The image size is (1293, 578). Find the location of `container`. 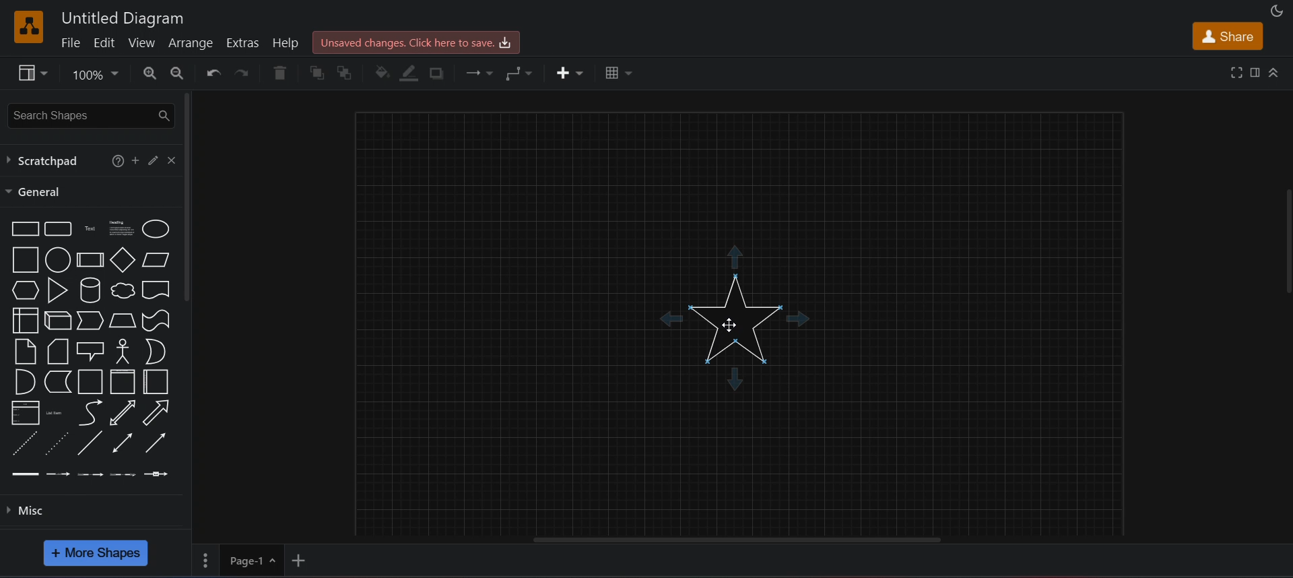

container is located at coordinates (90, 381).